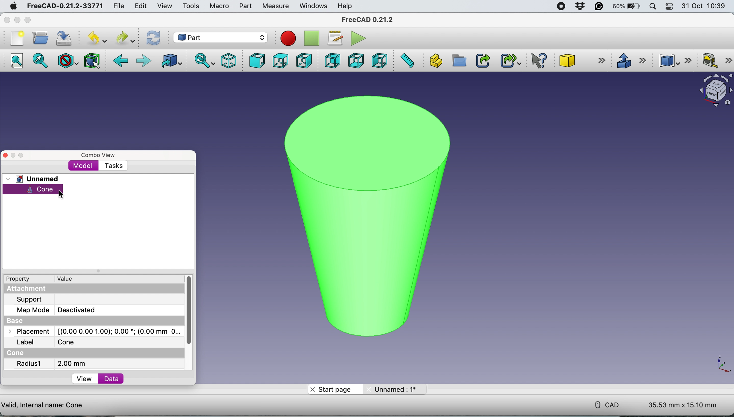 The width and height of the screenshot is (734, 417). I want to click on close, so click(5, 155).